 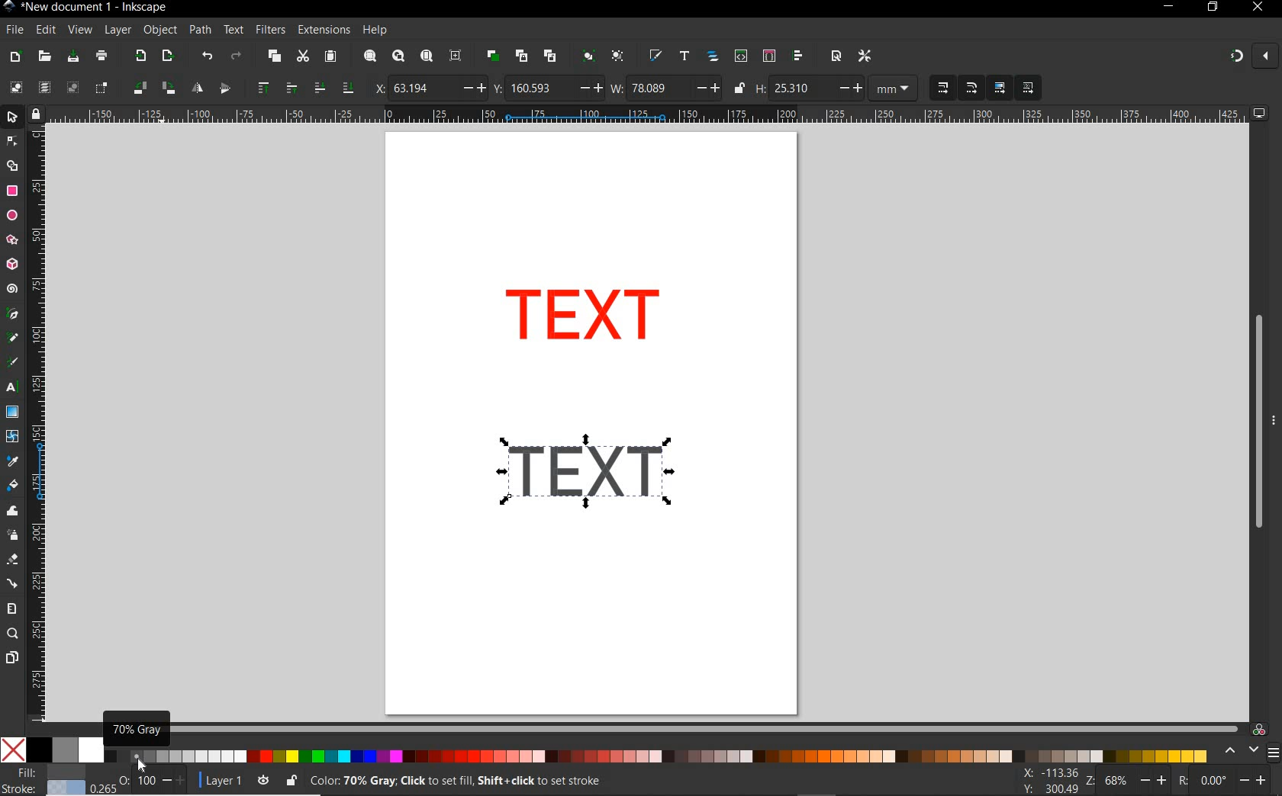 I want to click on toggle selection box to select all touched objects, so click(x=101, y=88).